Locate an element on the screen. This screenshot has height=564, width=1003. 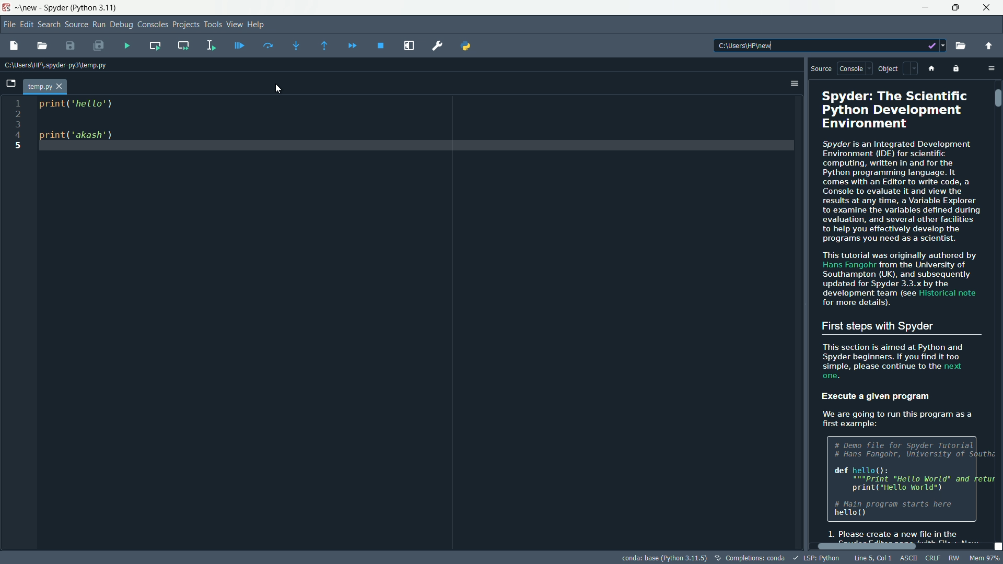
debug file is located at coordinates (238, 44).